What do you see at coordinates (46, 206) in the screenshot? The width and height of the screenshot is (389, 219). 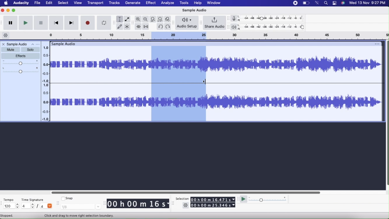 I see `4` at bounding box center [46, 206].